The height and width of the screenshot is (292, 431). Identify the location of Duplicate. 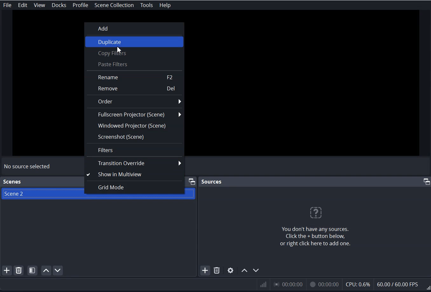
(134, 42).